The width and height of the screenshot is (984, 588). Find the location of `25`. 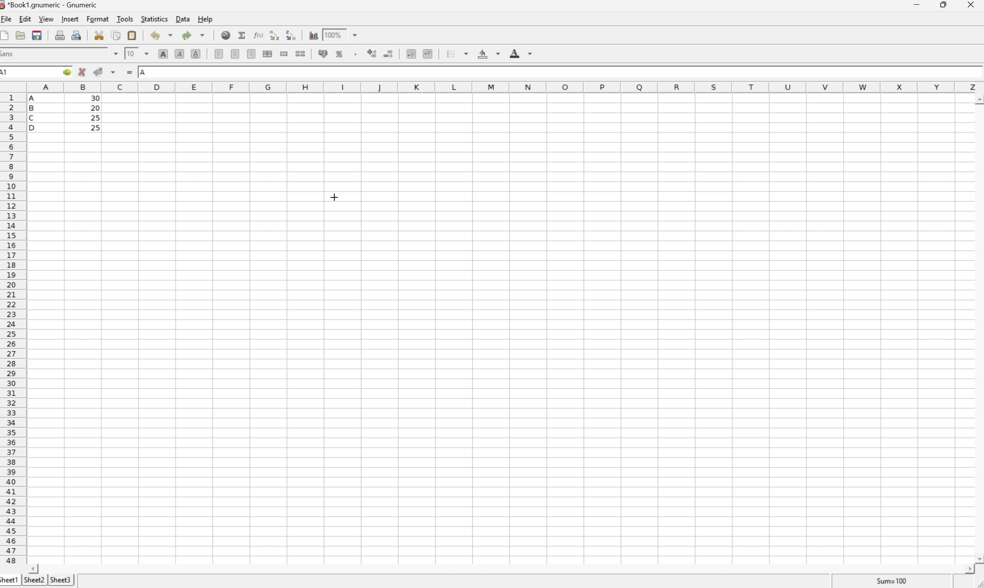

25 is located at coordinates (97, 128).